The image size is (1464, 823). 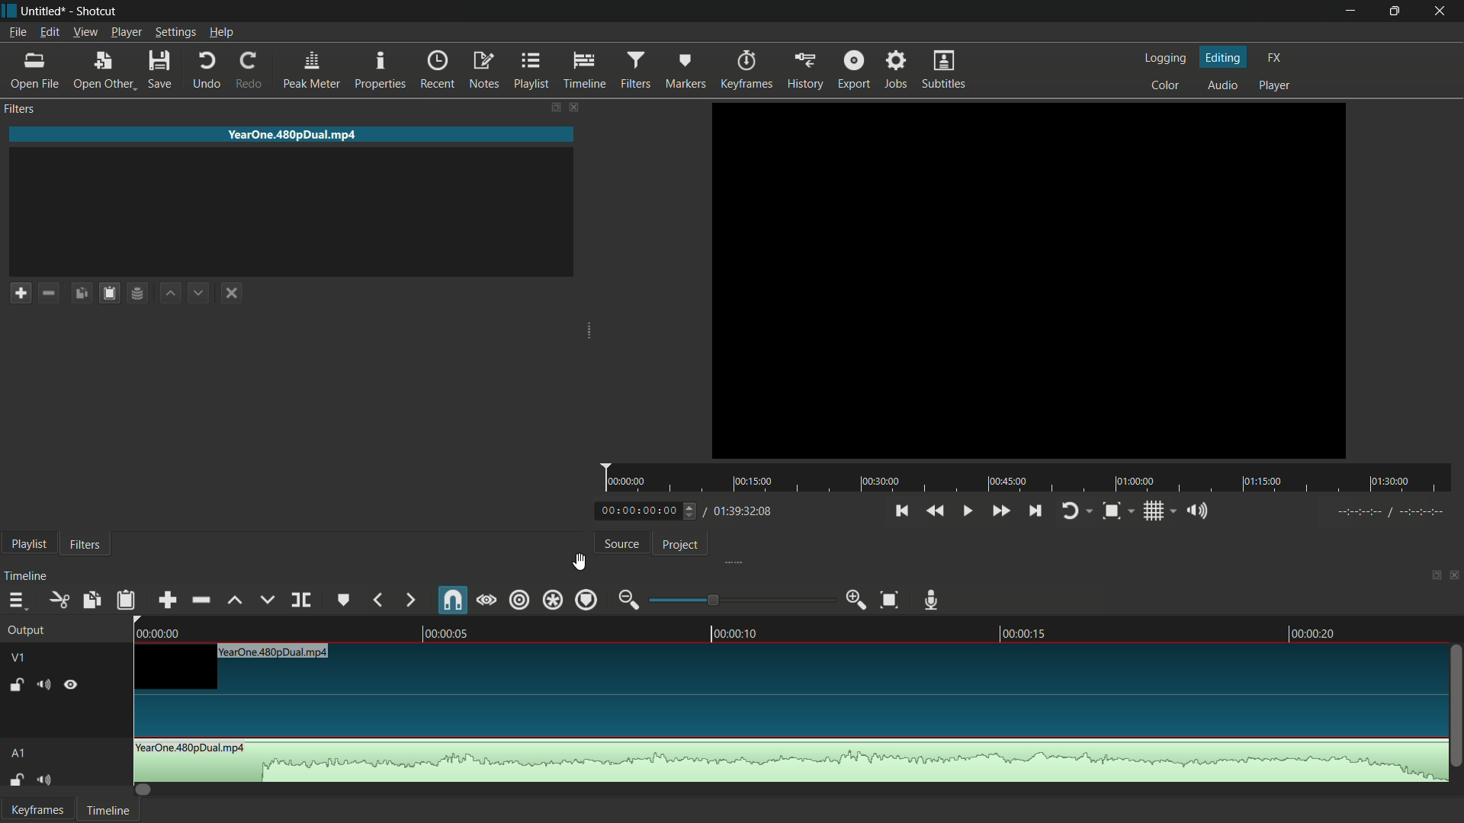 I want to click on hide, so click(x=72, y=687).